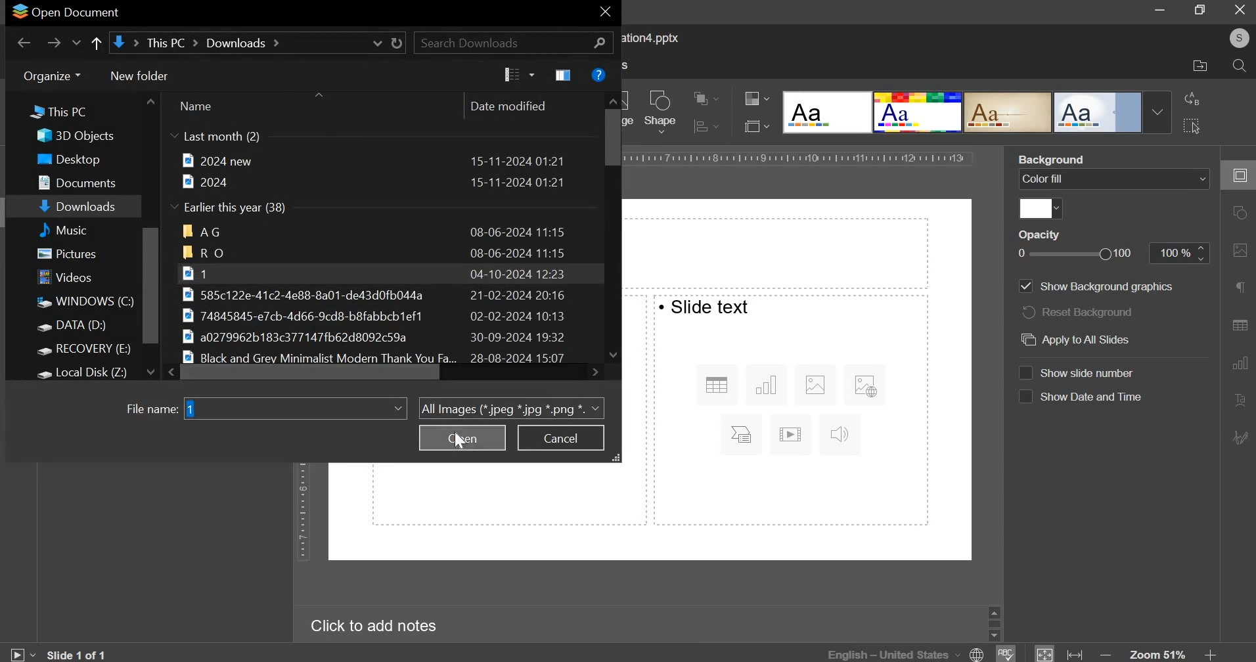 This screenshot has width=1256, height=662. I want to click on d drive, so click(80, 327).